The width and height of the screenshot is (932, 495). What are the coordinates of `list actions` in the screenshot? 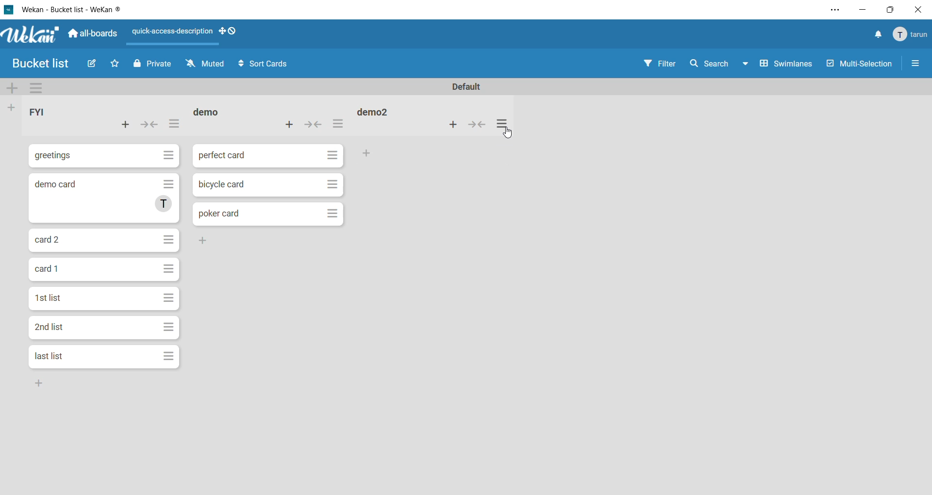 It's located at (174, 126).